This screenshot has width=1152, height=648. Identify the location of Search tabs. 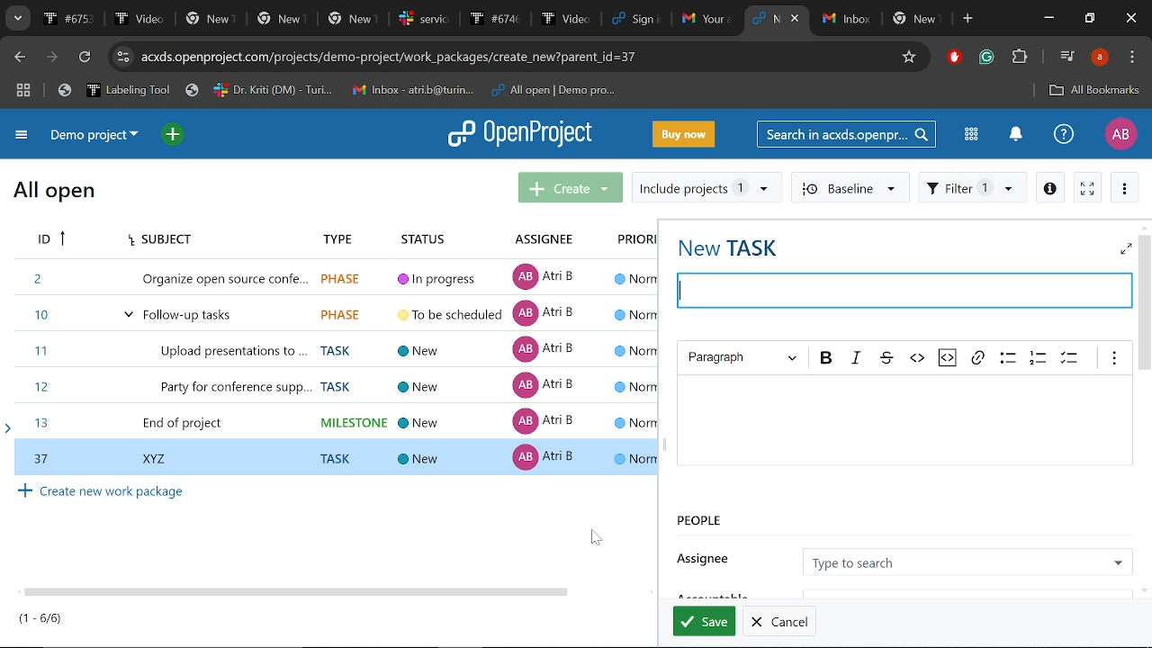
(765, 18).